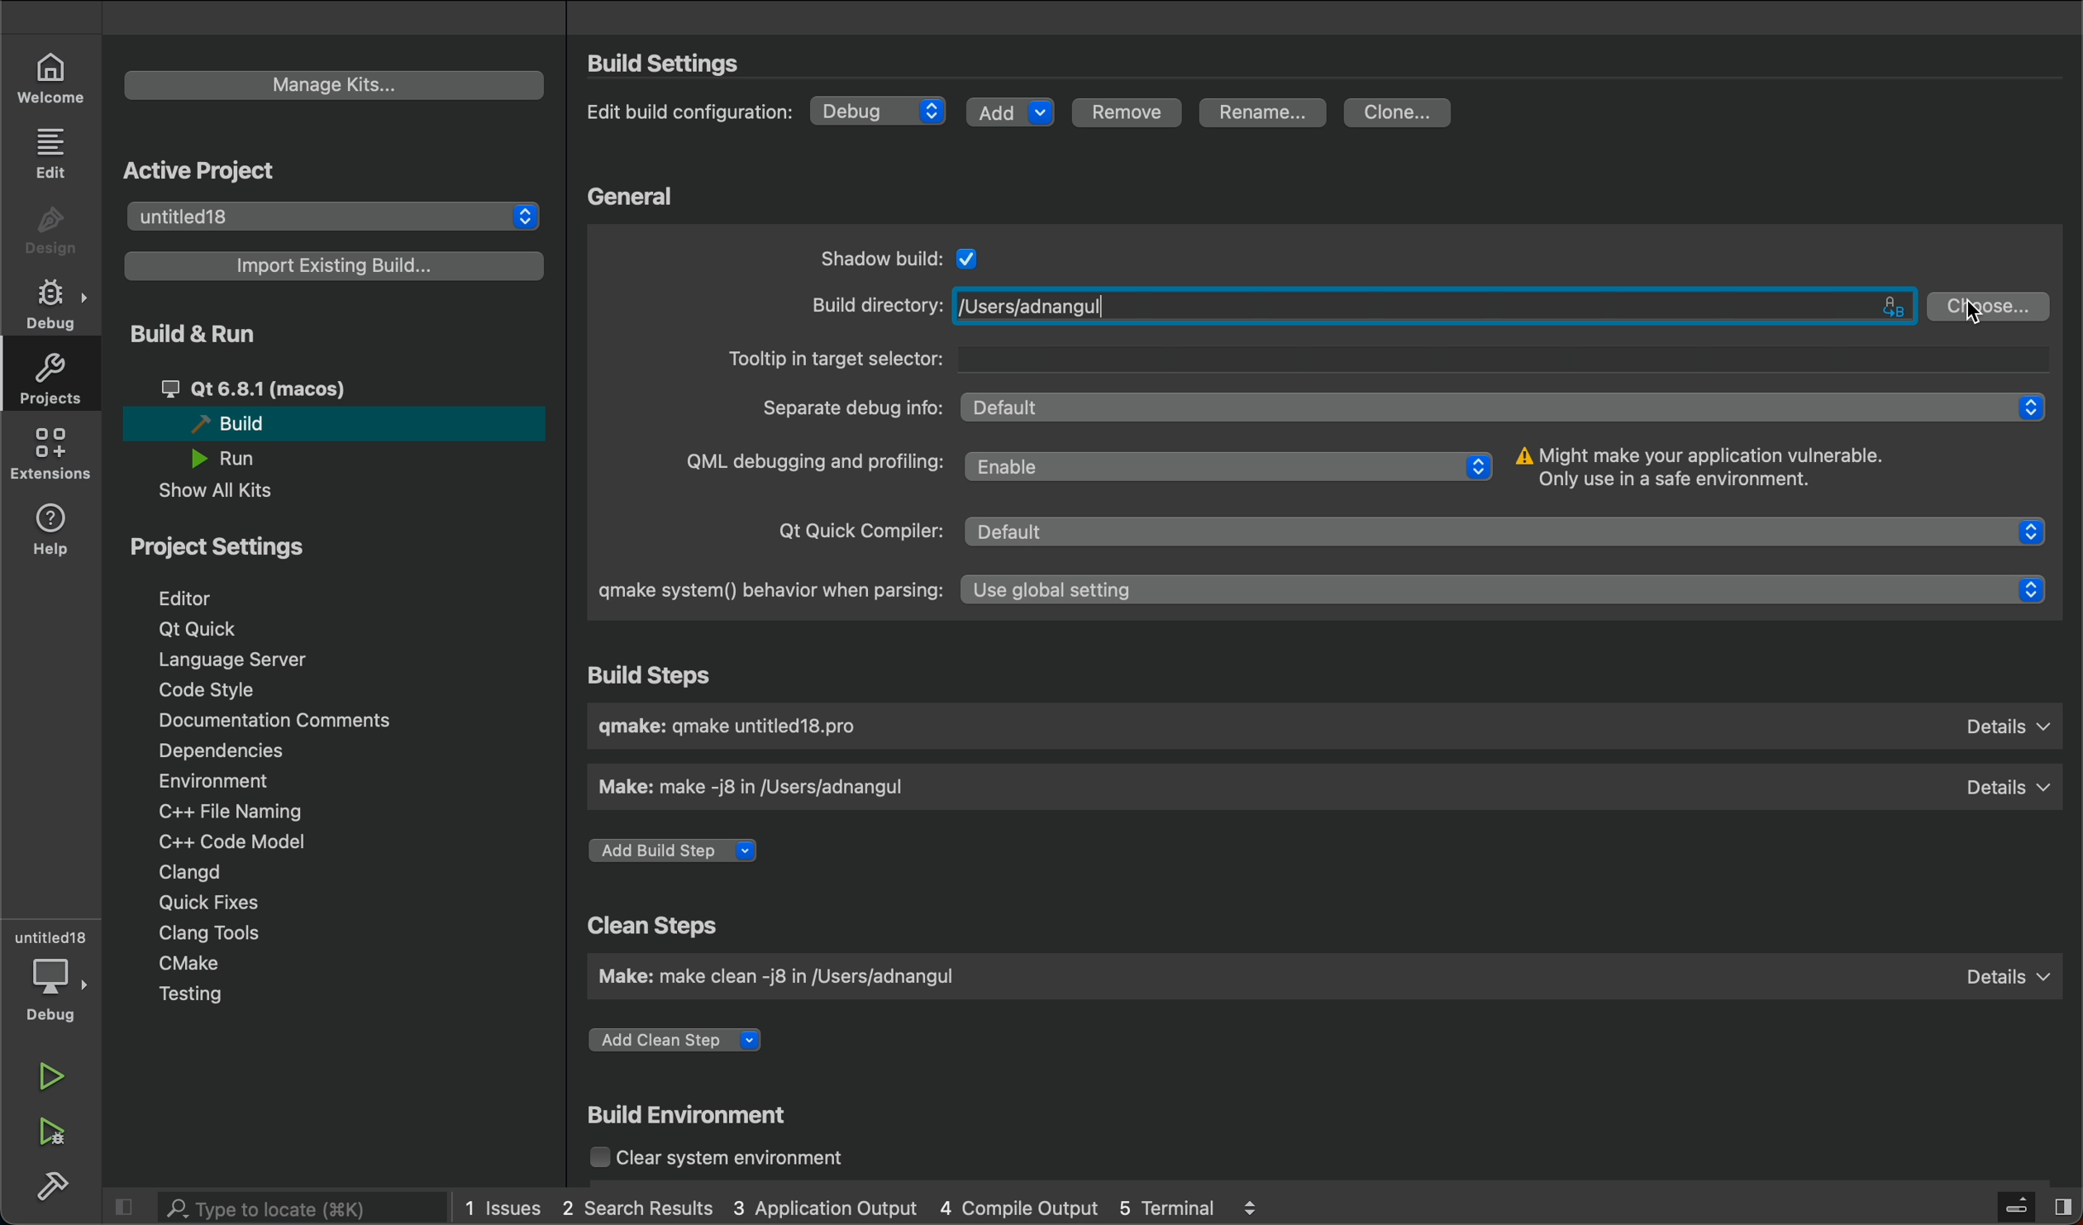 This screenshot has width=2083, height=1225. What do you see at coordinates (1510, 592) in the screenshot?
I see `Use global setting` at bounding box center [1510, 592].